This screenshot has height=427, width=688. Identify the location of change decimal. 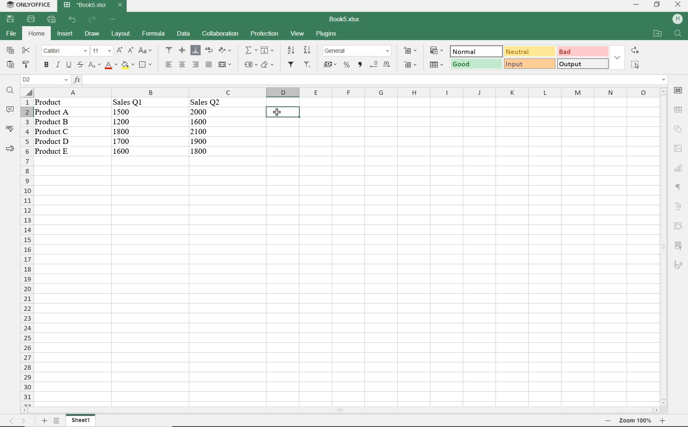
(380, 65).